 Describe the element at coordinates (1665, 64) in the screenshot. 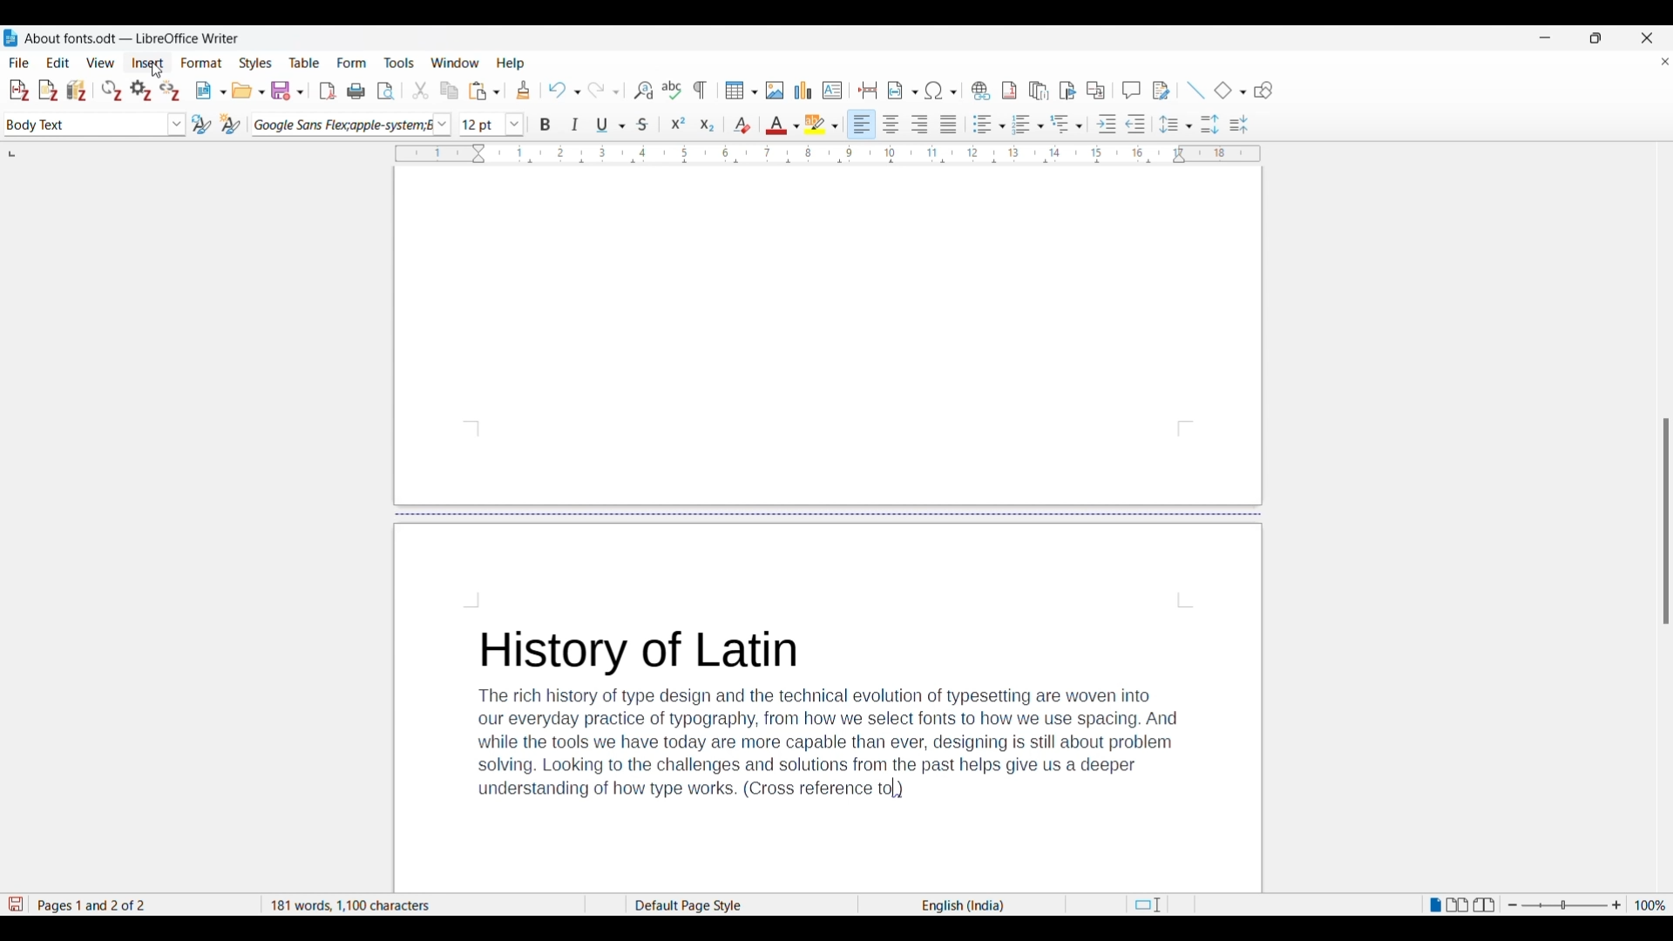

I see `Close document` at that location.